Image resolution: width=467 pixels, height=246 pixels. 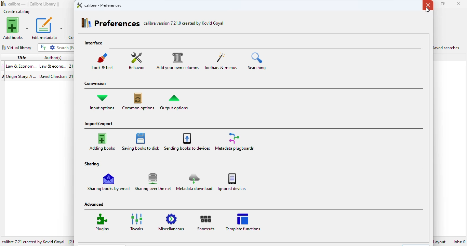 I want to click on cursor, so click(x=426, y=11).